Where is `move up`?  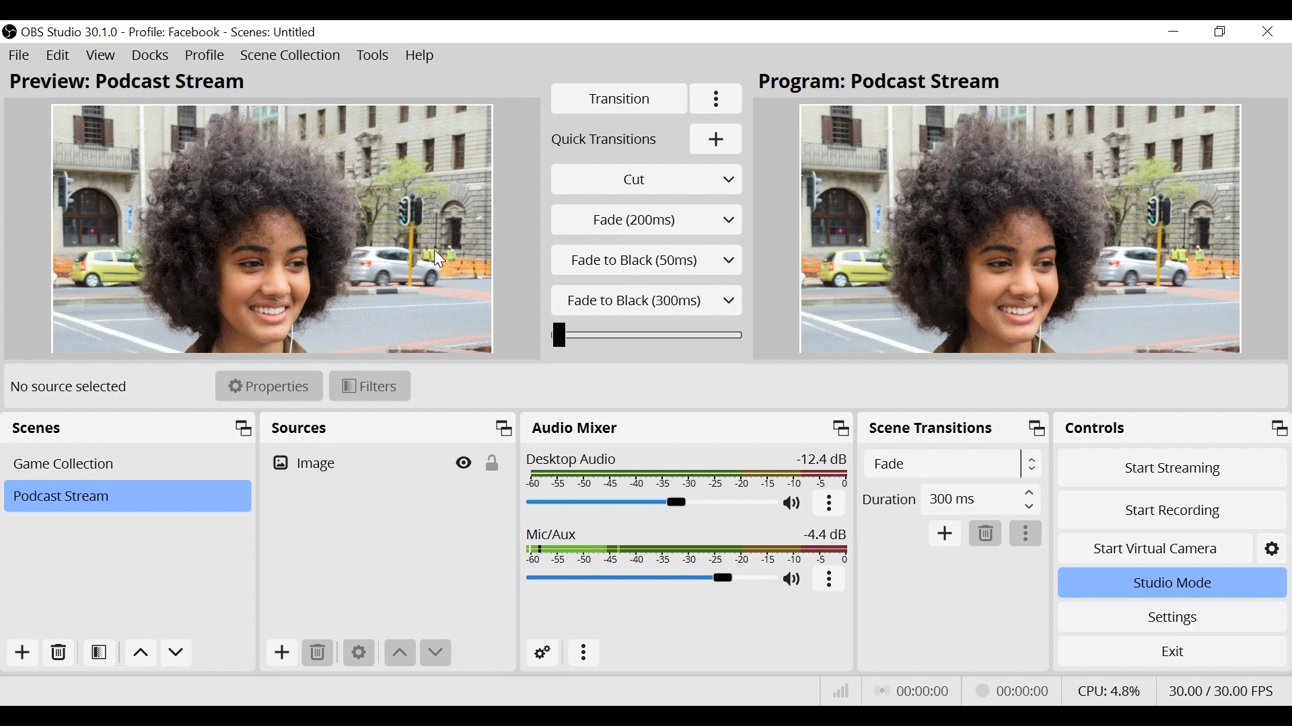 move up is located at coordinates (140, 653).